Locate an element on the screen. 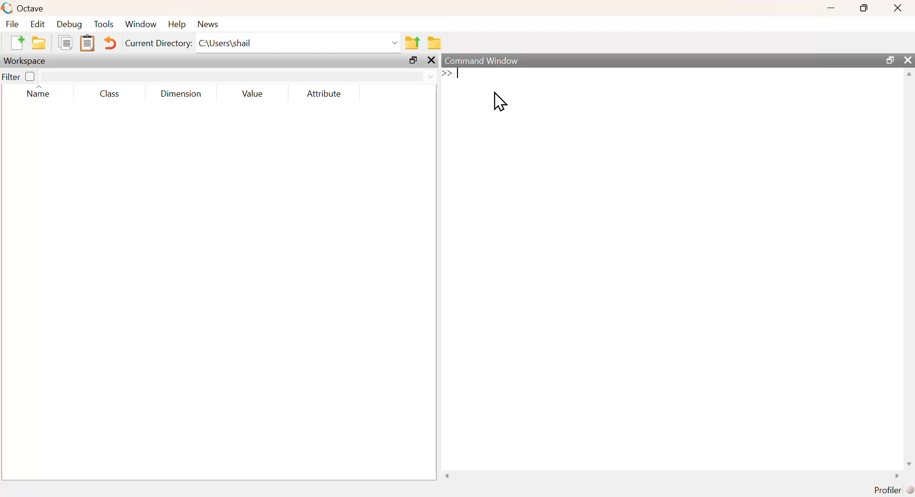 The image size is (915, 497). dimension is located at coordinates (178, 95).